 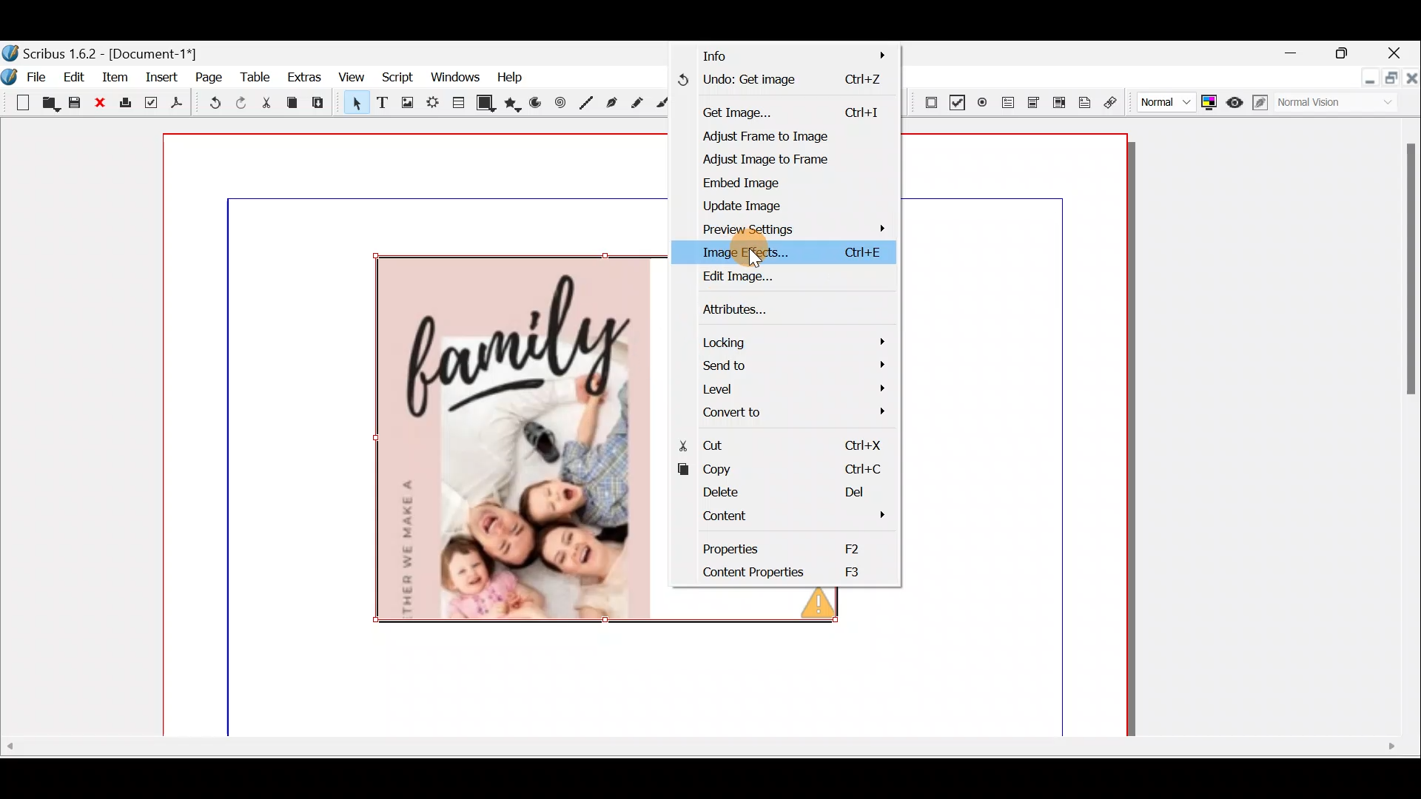 I want to click on PDF text field, so click(x=1007, y=103).